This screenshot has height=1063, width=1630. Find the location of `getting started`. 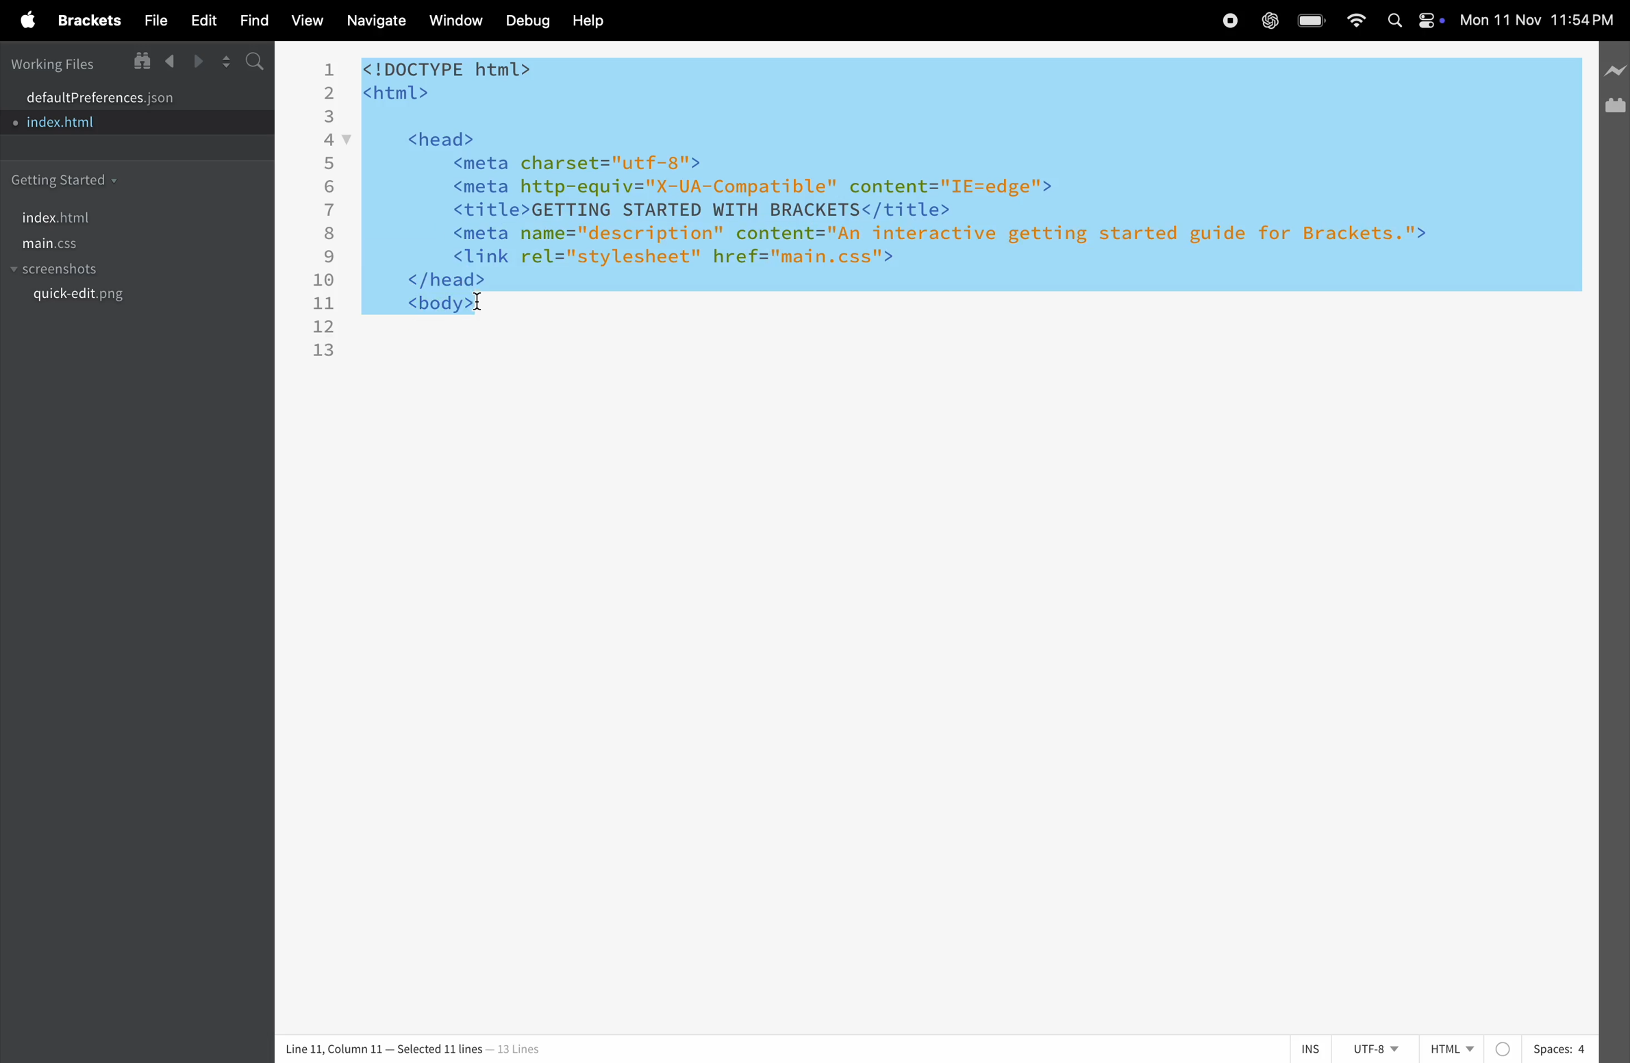

getting started is located at coordinates (73, 177).